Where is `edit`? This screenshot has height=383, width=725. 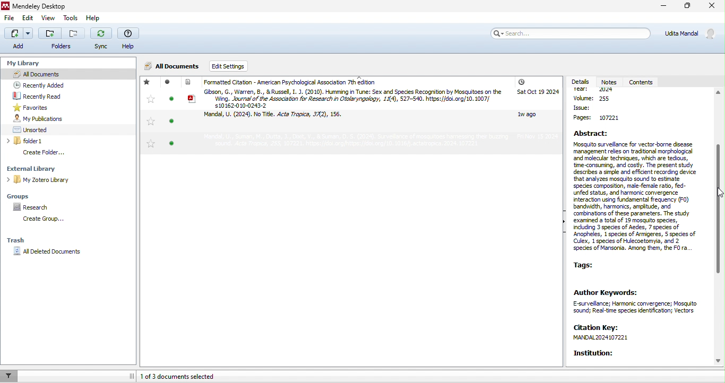
edit is located at coordinates (28, 19).